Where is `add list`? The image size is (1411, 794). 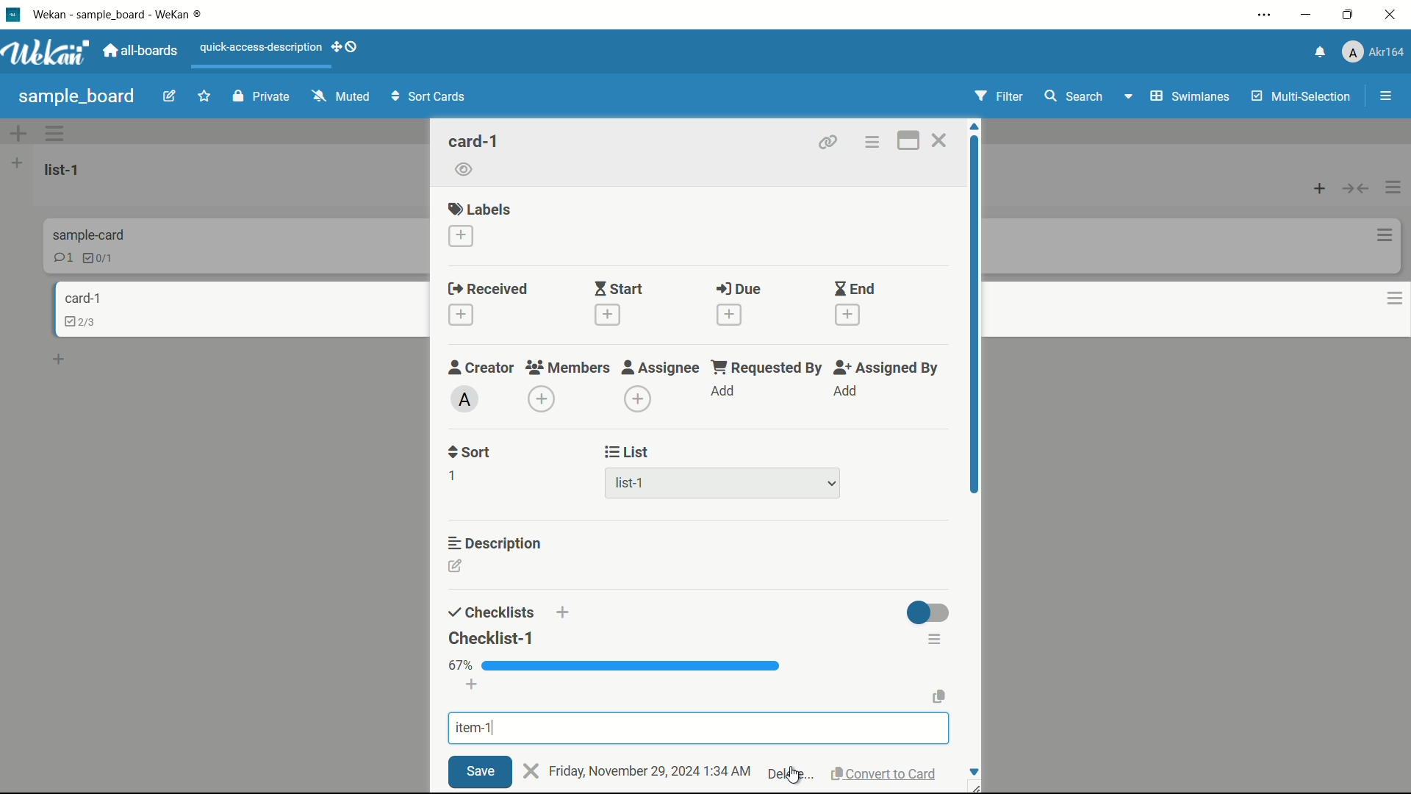
add list is located at coordinates (17, 162).